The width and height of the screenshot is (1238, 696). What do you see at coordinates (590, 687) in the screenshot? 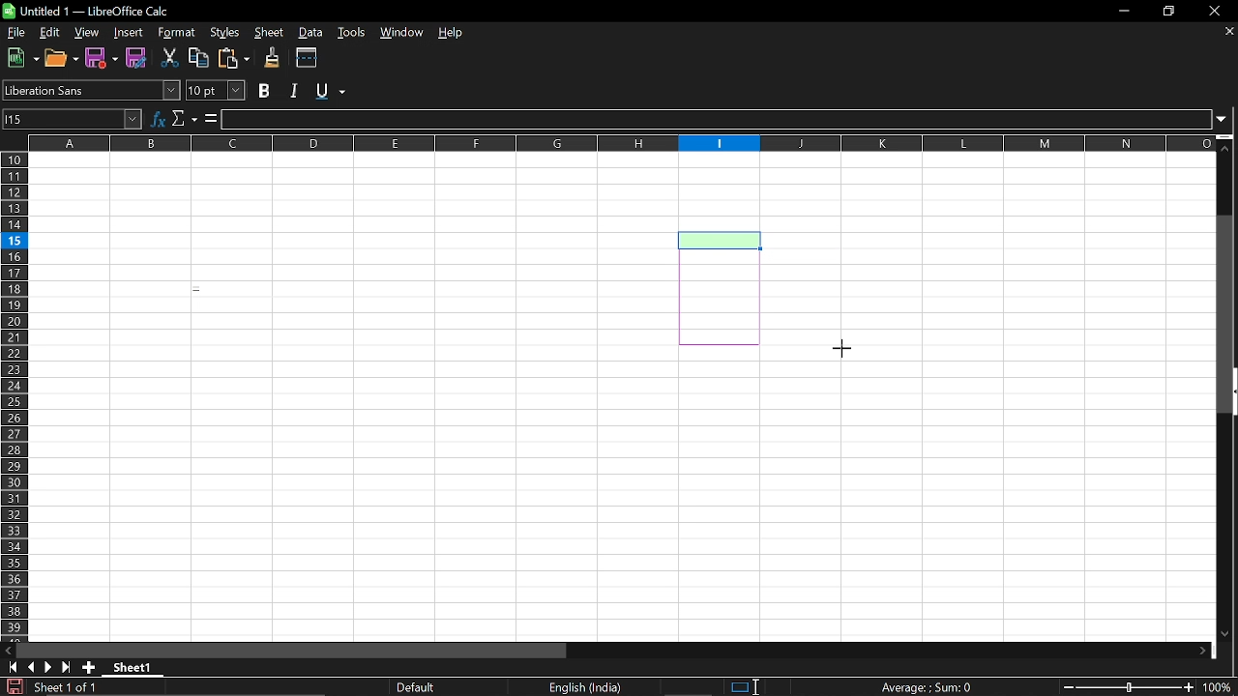
I see `Language` at bounding box center [590, 687].